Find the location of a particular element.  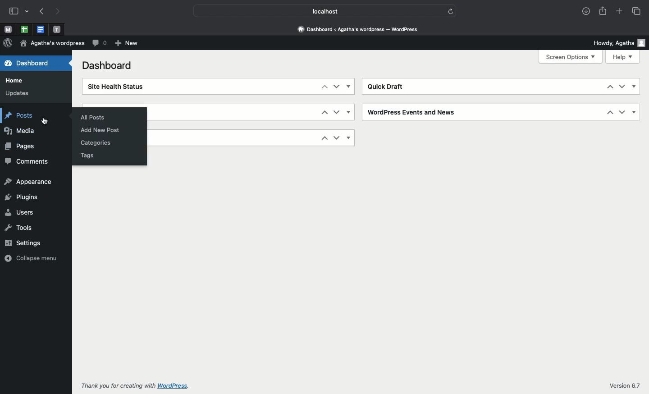

Down is located at coordinates (336, 137).